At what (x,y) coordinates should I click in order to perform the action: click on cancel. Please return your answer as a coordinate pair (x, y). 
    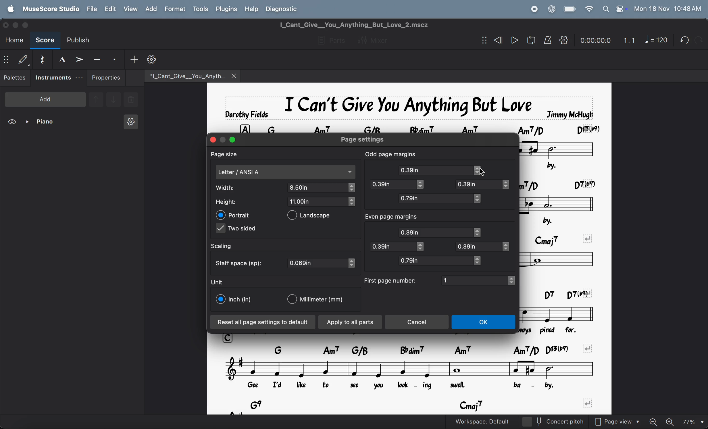
    Looking at the image, I should click on (418, 322).